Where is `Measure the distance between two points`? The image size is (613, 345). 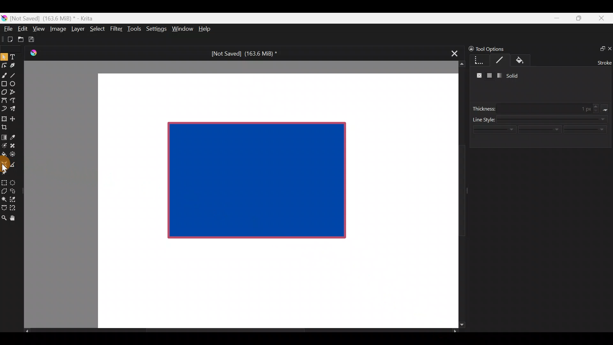 Measure the distance between two points is located at coordinates (15, 162).